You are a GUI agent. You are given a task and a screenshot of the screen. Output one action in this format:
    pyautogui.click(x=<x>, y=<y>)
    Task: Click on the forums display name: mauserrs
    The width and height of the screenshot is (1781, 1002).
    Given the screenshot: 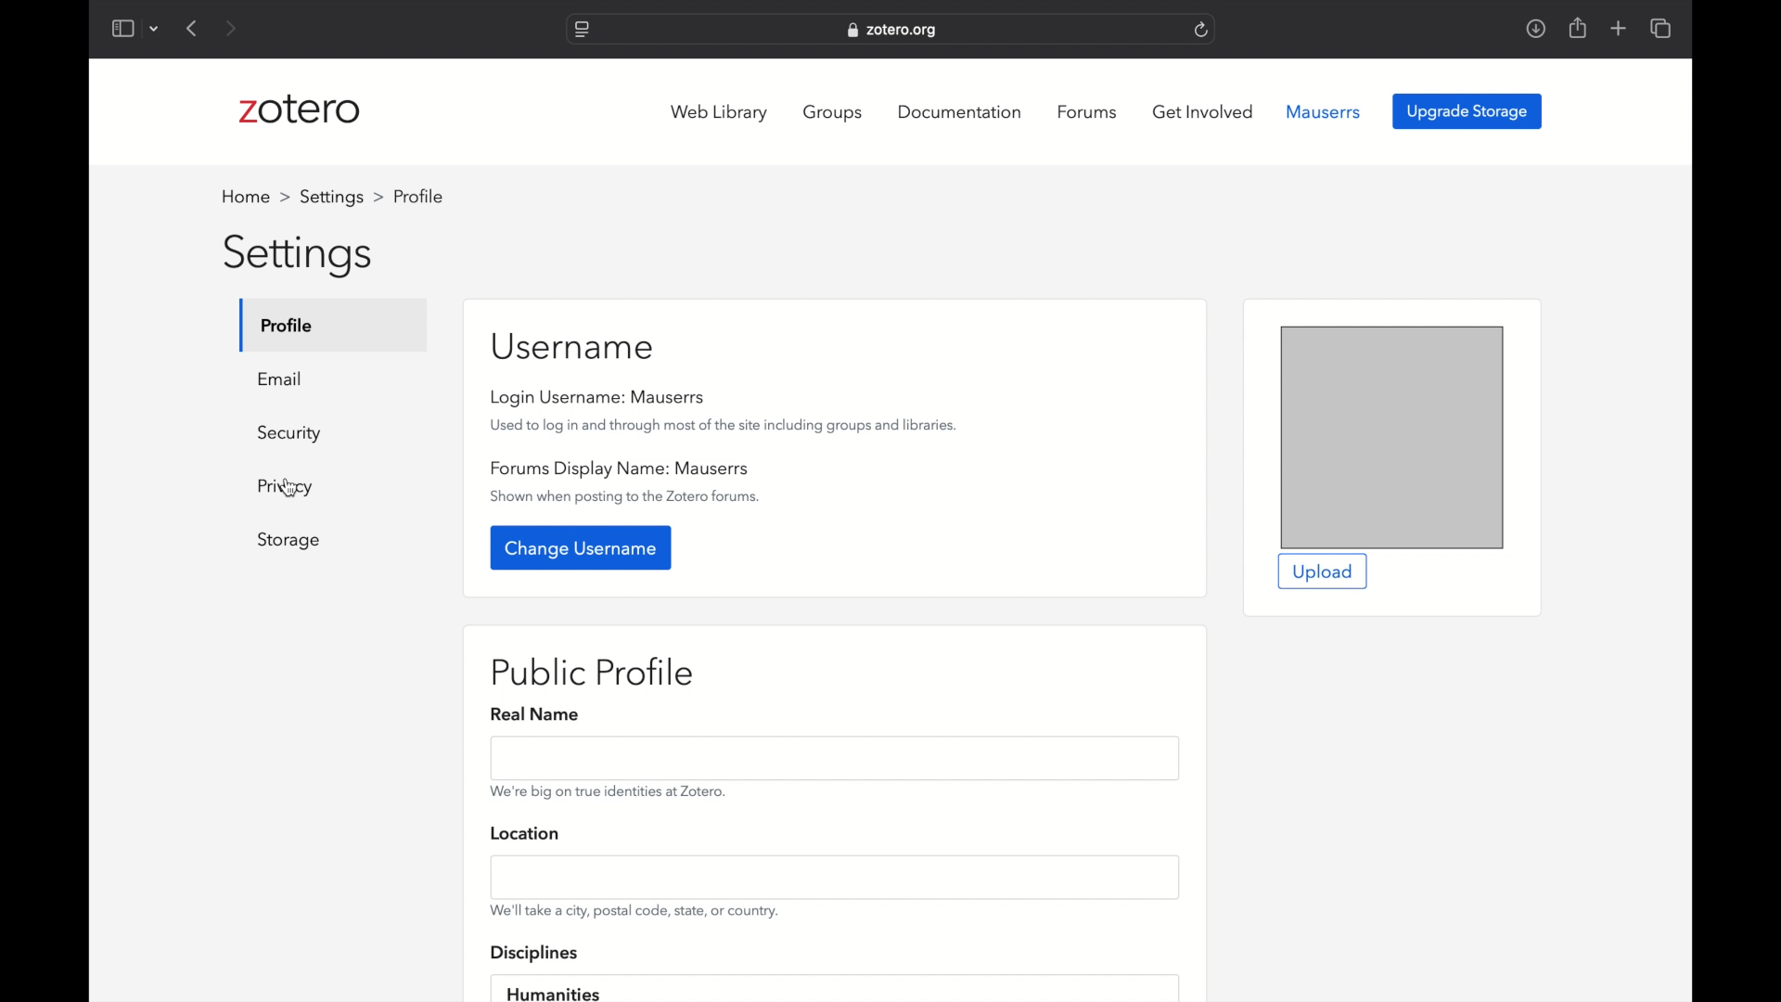 What is the action you would take?
    pyautogui.click(x=619, y=469)
    